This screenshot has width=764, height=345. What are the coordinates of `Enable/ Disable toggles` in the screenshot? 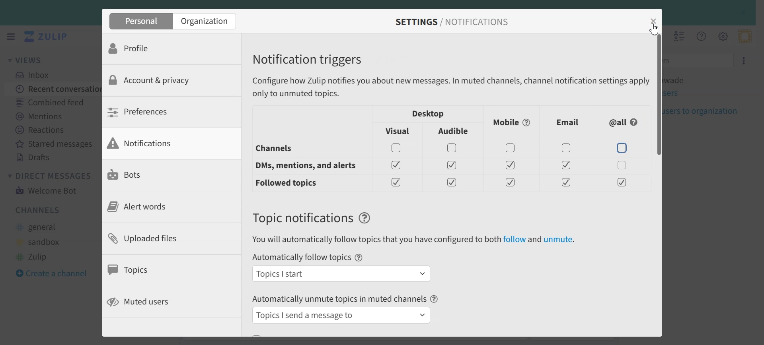 It's located at (508, 165).